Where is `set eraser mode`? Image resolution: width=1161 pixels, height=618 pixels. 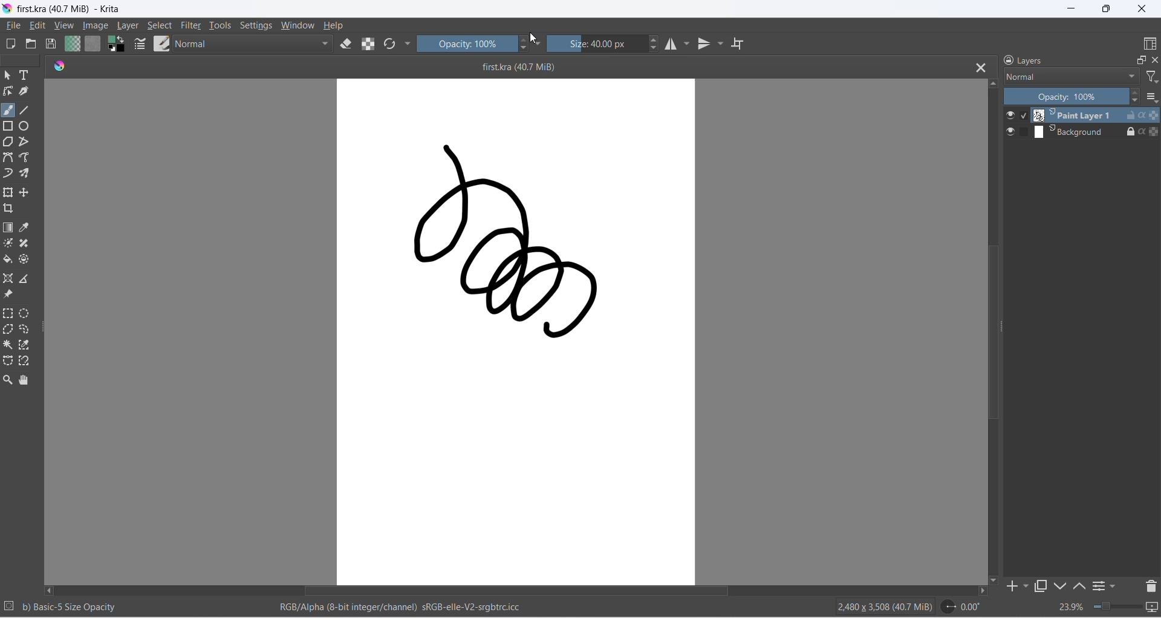 set eraser mode is located at coordinates (346, 44).